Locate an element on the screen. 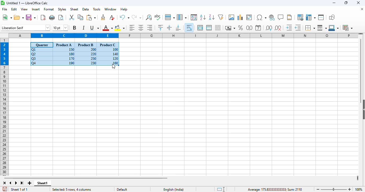 Image resolution: width=365 pixels, height=192 pixels. scroll to last sheet is located at coordinates (22, 183).